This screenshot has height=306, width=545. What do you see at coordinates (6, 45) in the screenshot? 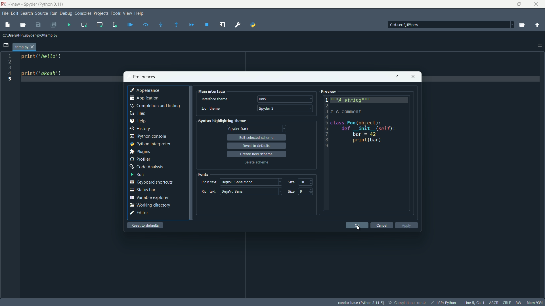
I see `browse tabs` at bounding box center [6, 45].